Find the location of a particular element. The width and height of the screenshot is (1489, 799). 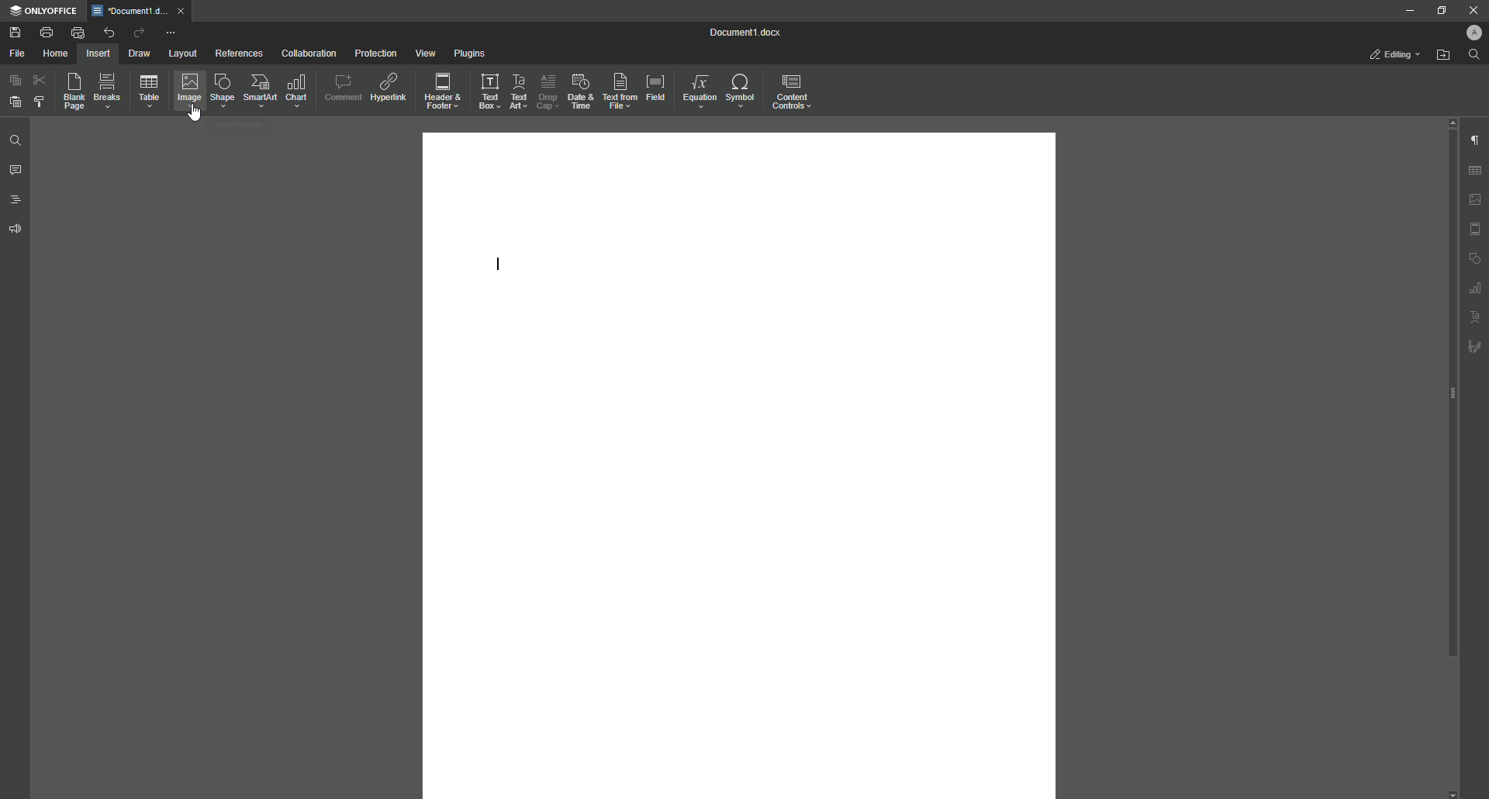

Shape is located at coordinates (221, 92).